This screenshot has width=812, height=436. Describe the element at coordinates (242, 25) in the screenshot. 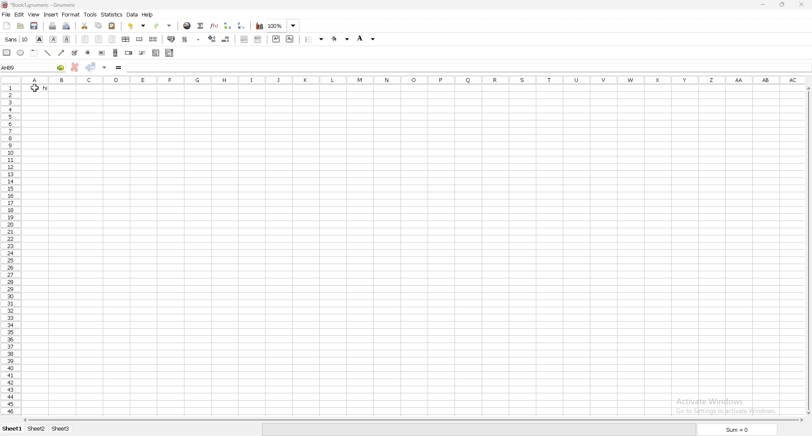

I see `sort descending` at that location.